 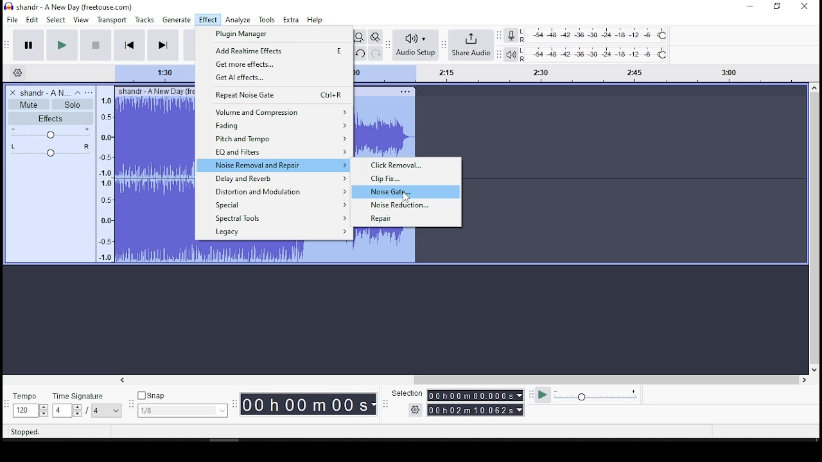 What do you see at coordinates (274, 218) in the screenshot?
I see `spectral tools` at bounding box center [274, 218].